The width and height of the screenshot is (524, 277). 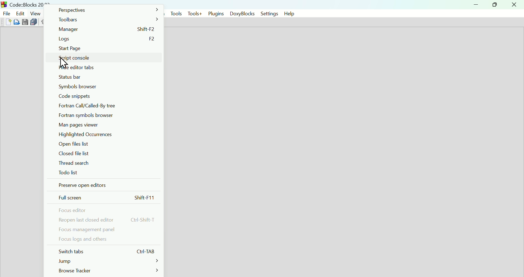 What do you see at coordinates (105, 115) in the screenshot?
I see `Fortran symbols browser` at bounding box center [105, 115].